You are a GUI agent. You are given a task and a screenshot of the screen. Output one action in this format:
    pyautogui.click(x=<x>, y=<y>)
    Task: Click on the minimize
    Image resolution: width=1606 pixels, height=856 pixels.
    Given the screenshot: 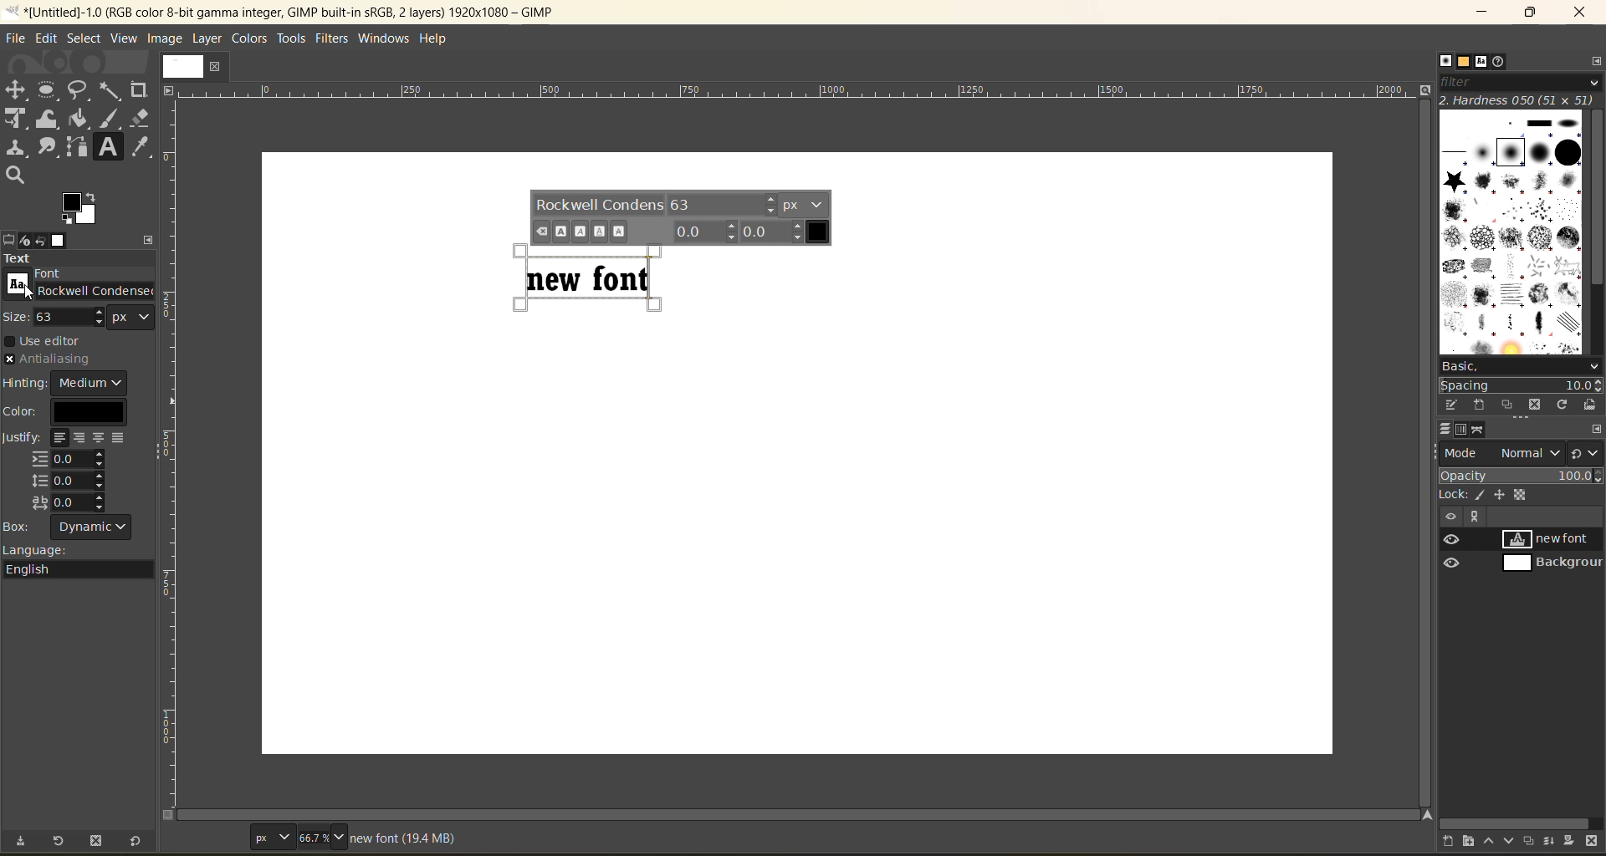 What is the action you would take?
    pyautogui.click(x=1476, y=13)
    